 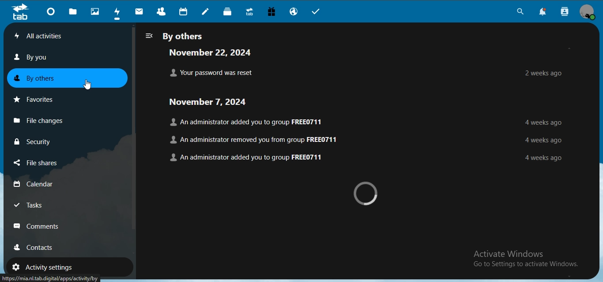 I want to click on by others, so click(x=42, y=77).